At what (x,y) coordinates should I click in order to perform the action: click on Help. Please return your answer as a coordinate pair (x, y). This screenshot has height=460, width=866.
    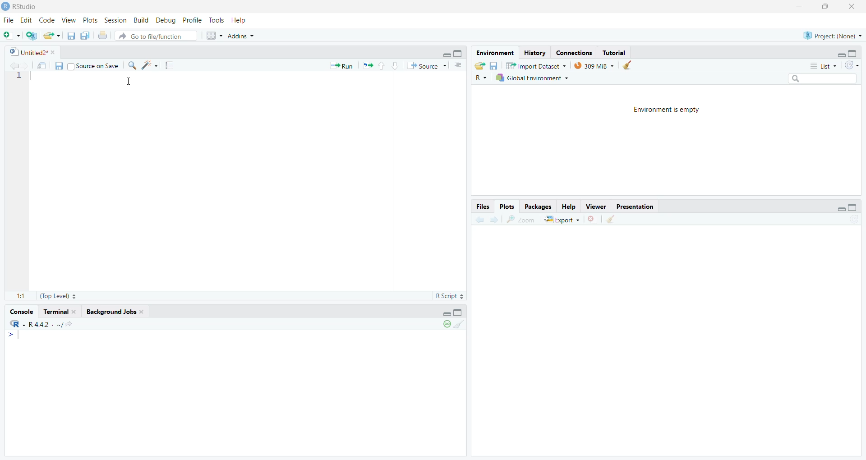
    Looking at the image, I should click on (243, 21).